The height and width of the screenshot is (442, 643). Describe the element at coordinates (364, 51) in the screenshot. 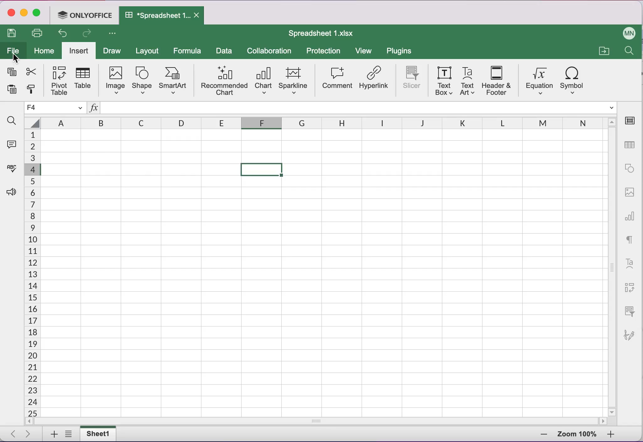

I see `view` at that location.